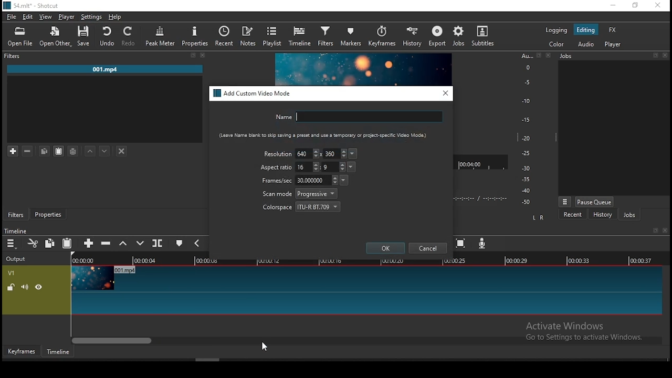  I want to click on recent, so click(573, 215).